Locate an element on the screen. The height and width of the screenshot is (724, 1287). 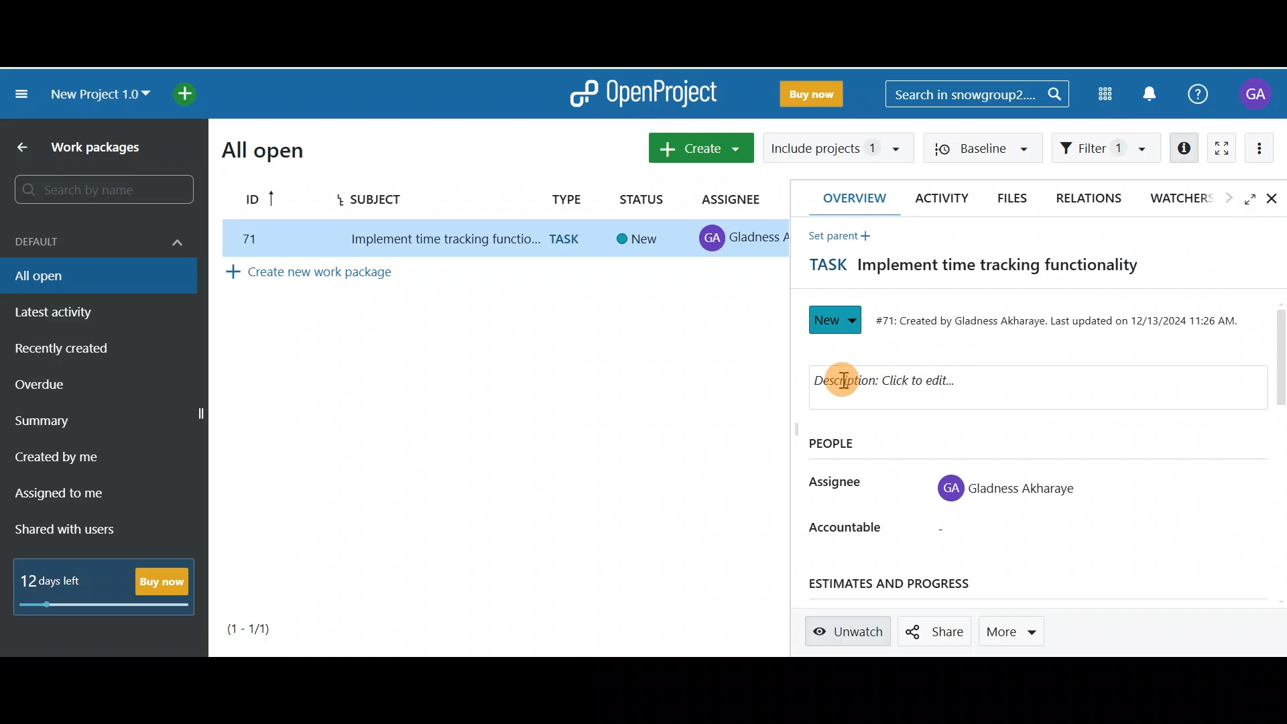
Latest activity is located at coordinates (65, 311).